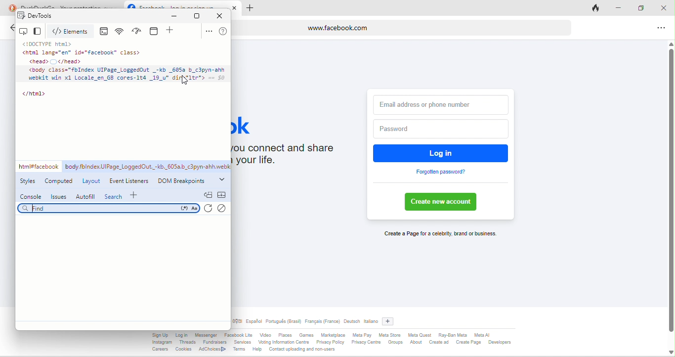 This screenshot has width=675, height=357. Describe the element at coordinates (156, 31) in the screenshot. I see `application` at that location.